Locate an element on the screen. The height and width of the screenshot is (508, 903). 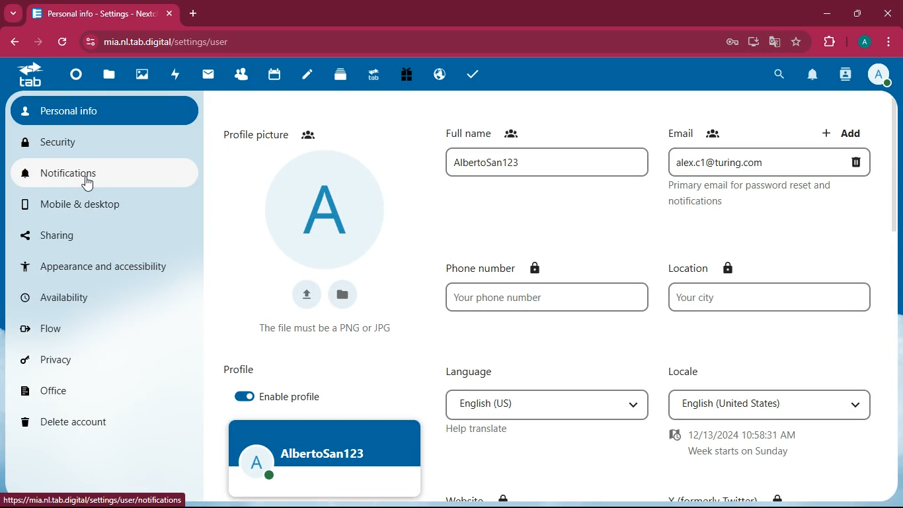
tasks is located at coordinates (471, 74).